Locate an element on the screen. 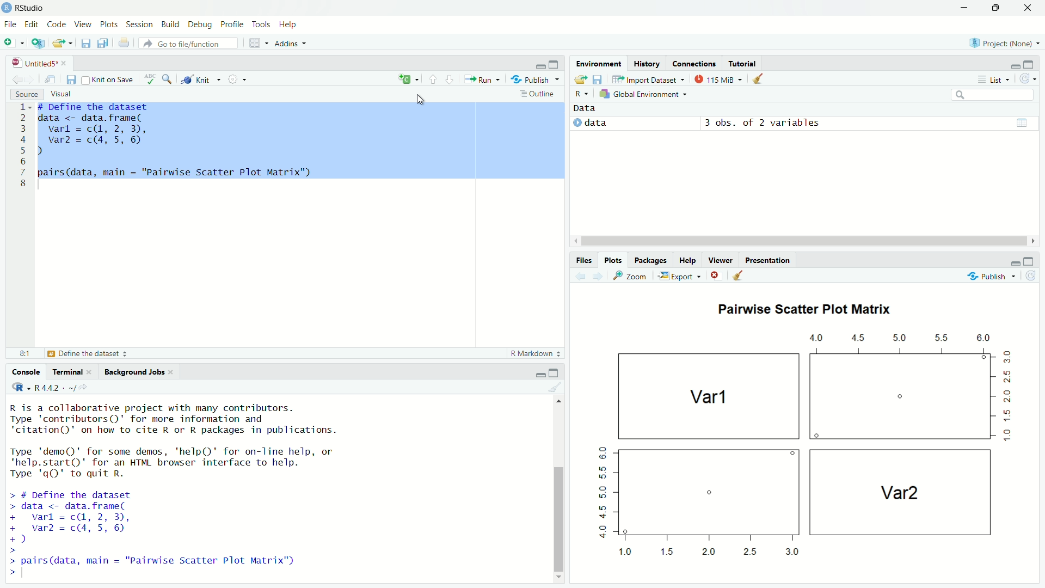 This screenshot has height=588, width=1045. Right is located at coordinates (1033, 241).